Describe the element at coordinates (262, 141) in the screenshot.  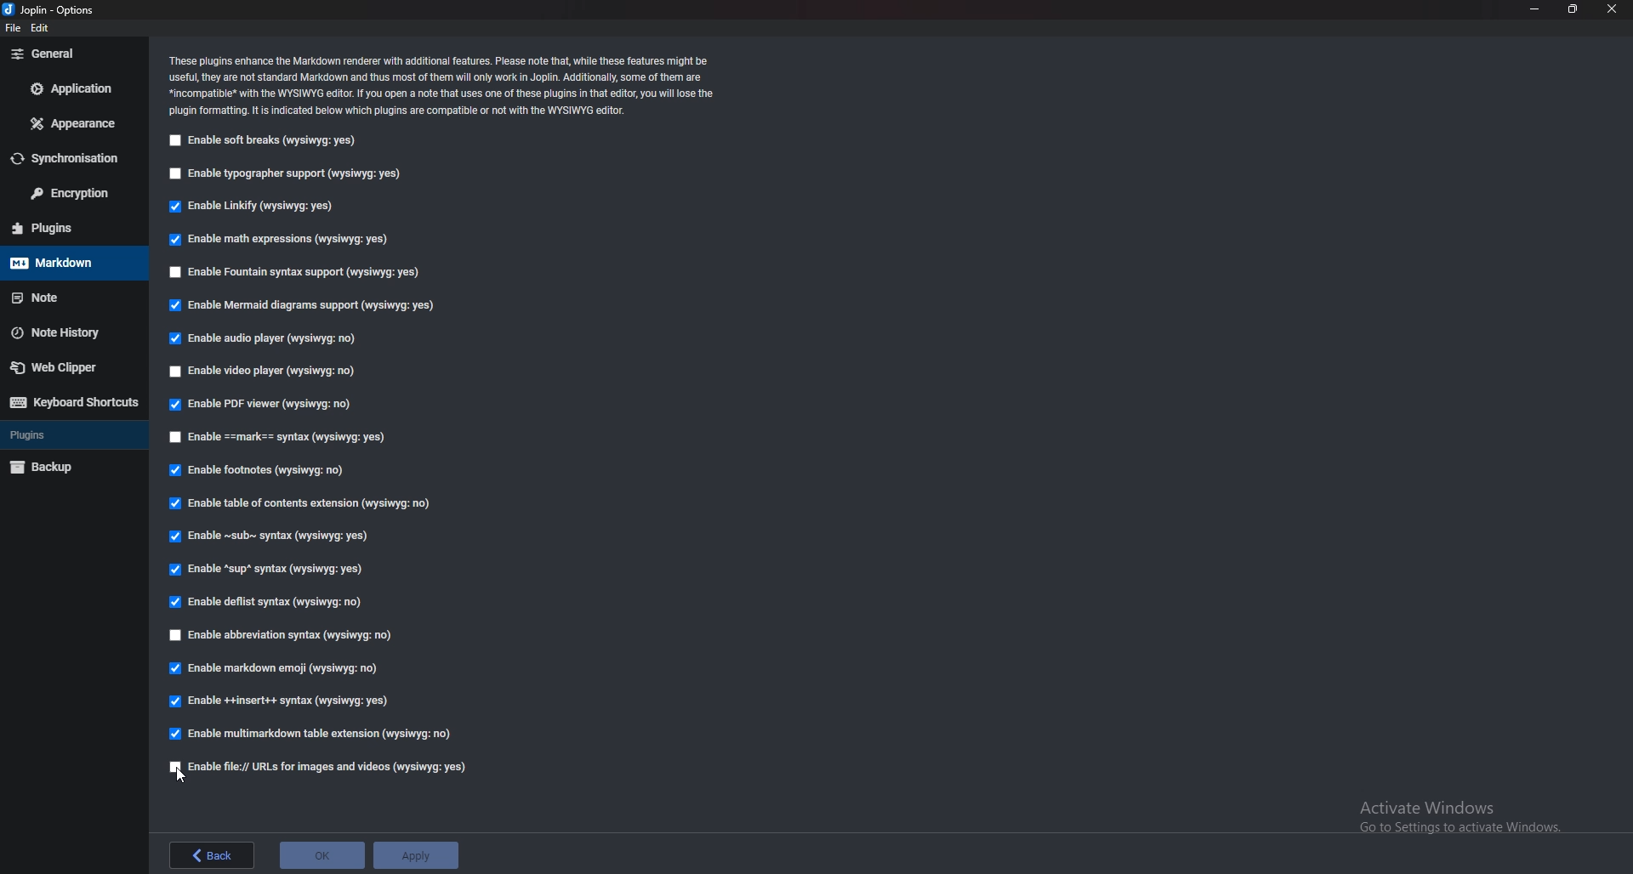
I see `enable soft breaks` at that location.